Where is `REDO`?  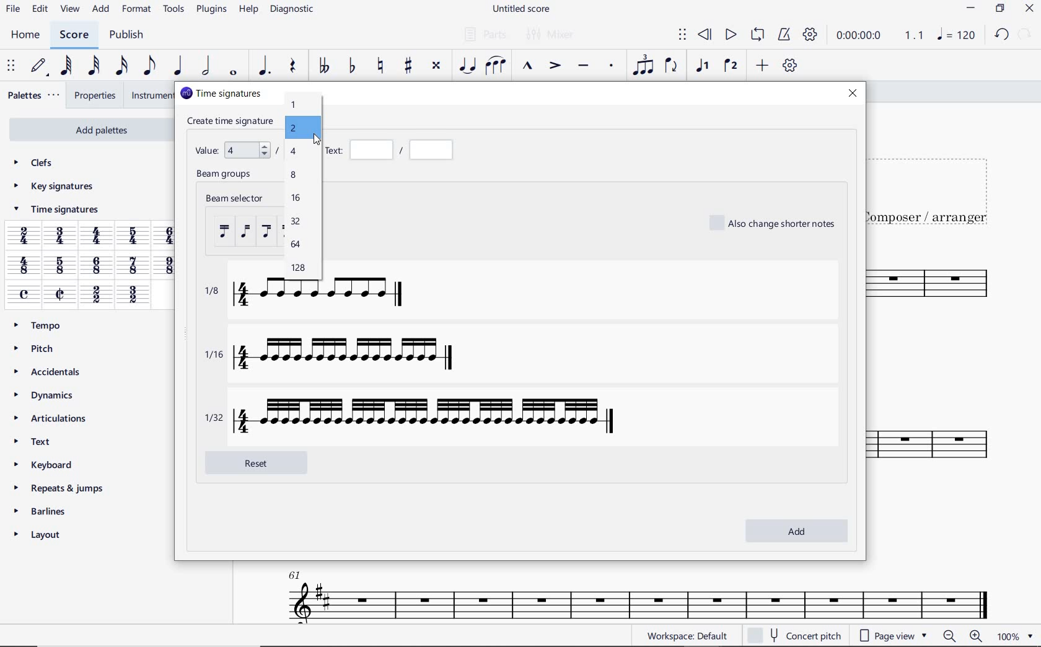
REDO is located at coordinates (1026, 33).